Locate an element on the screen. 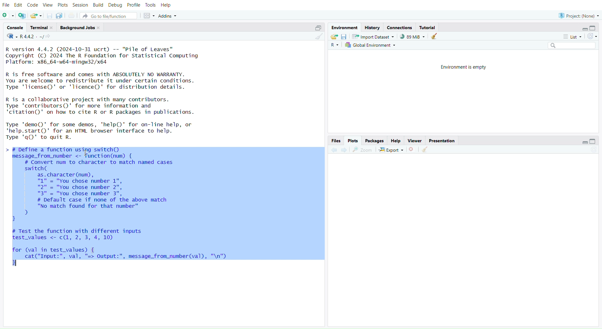 Image resolution: width=602 pixels, height=329 pixels. Clear console (Ctrl +L) is located at coordinates (317, 37).